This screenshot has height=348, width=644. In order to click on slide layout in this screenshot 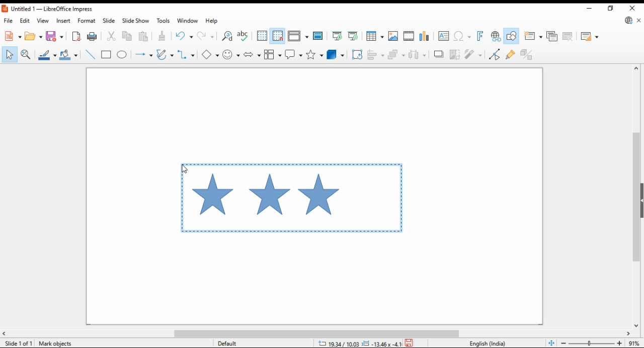, I will do `click(590, 37)`.